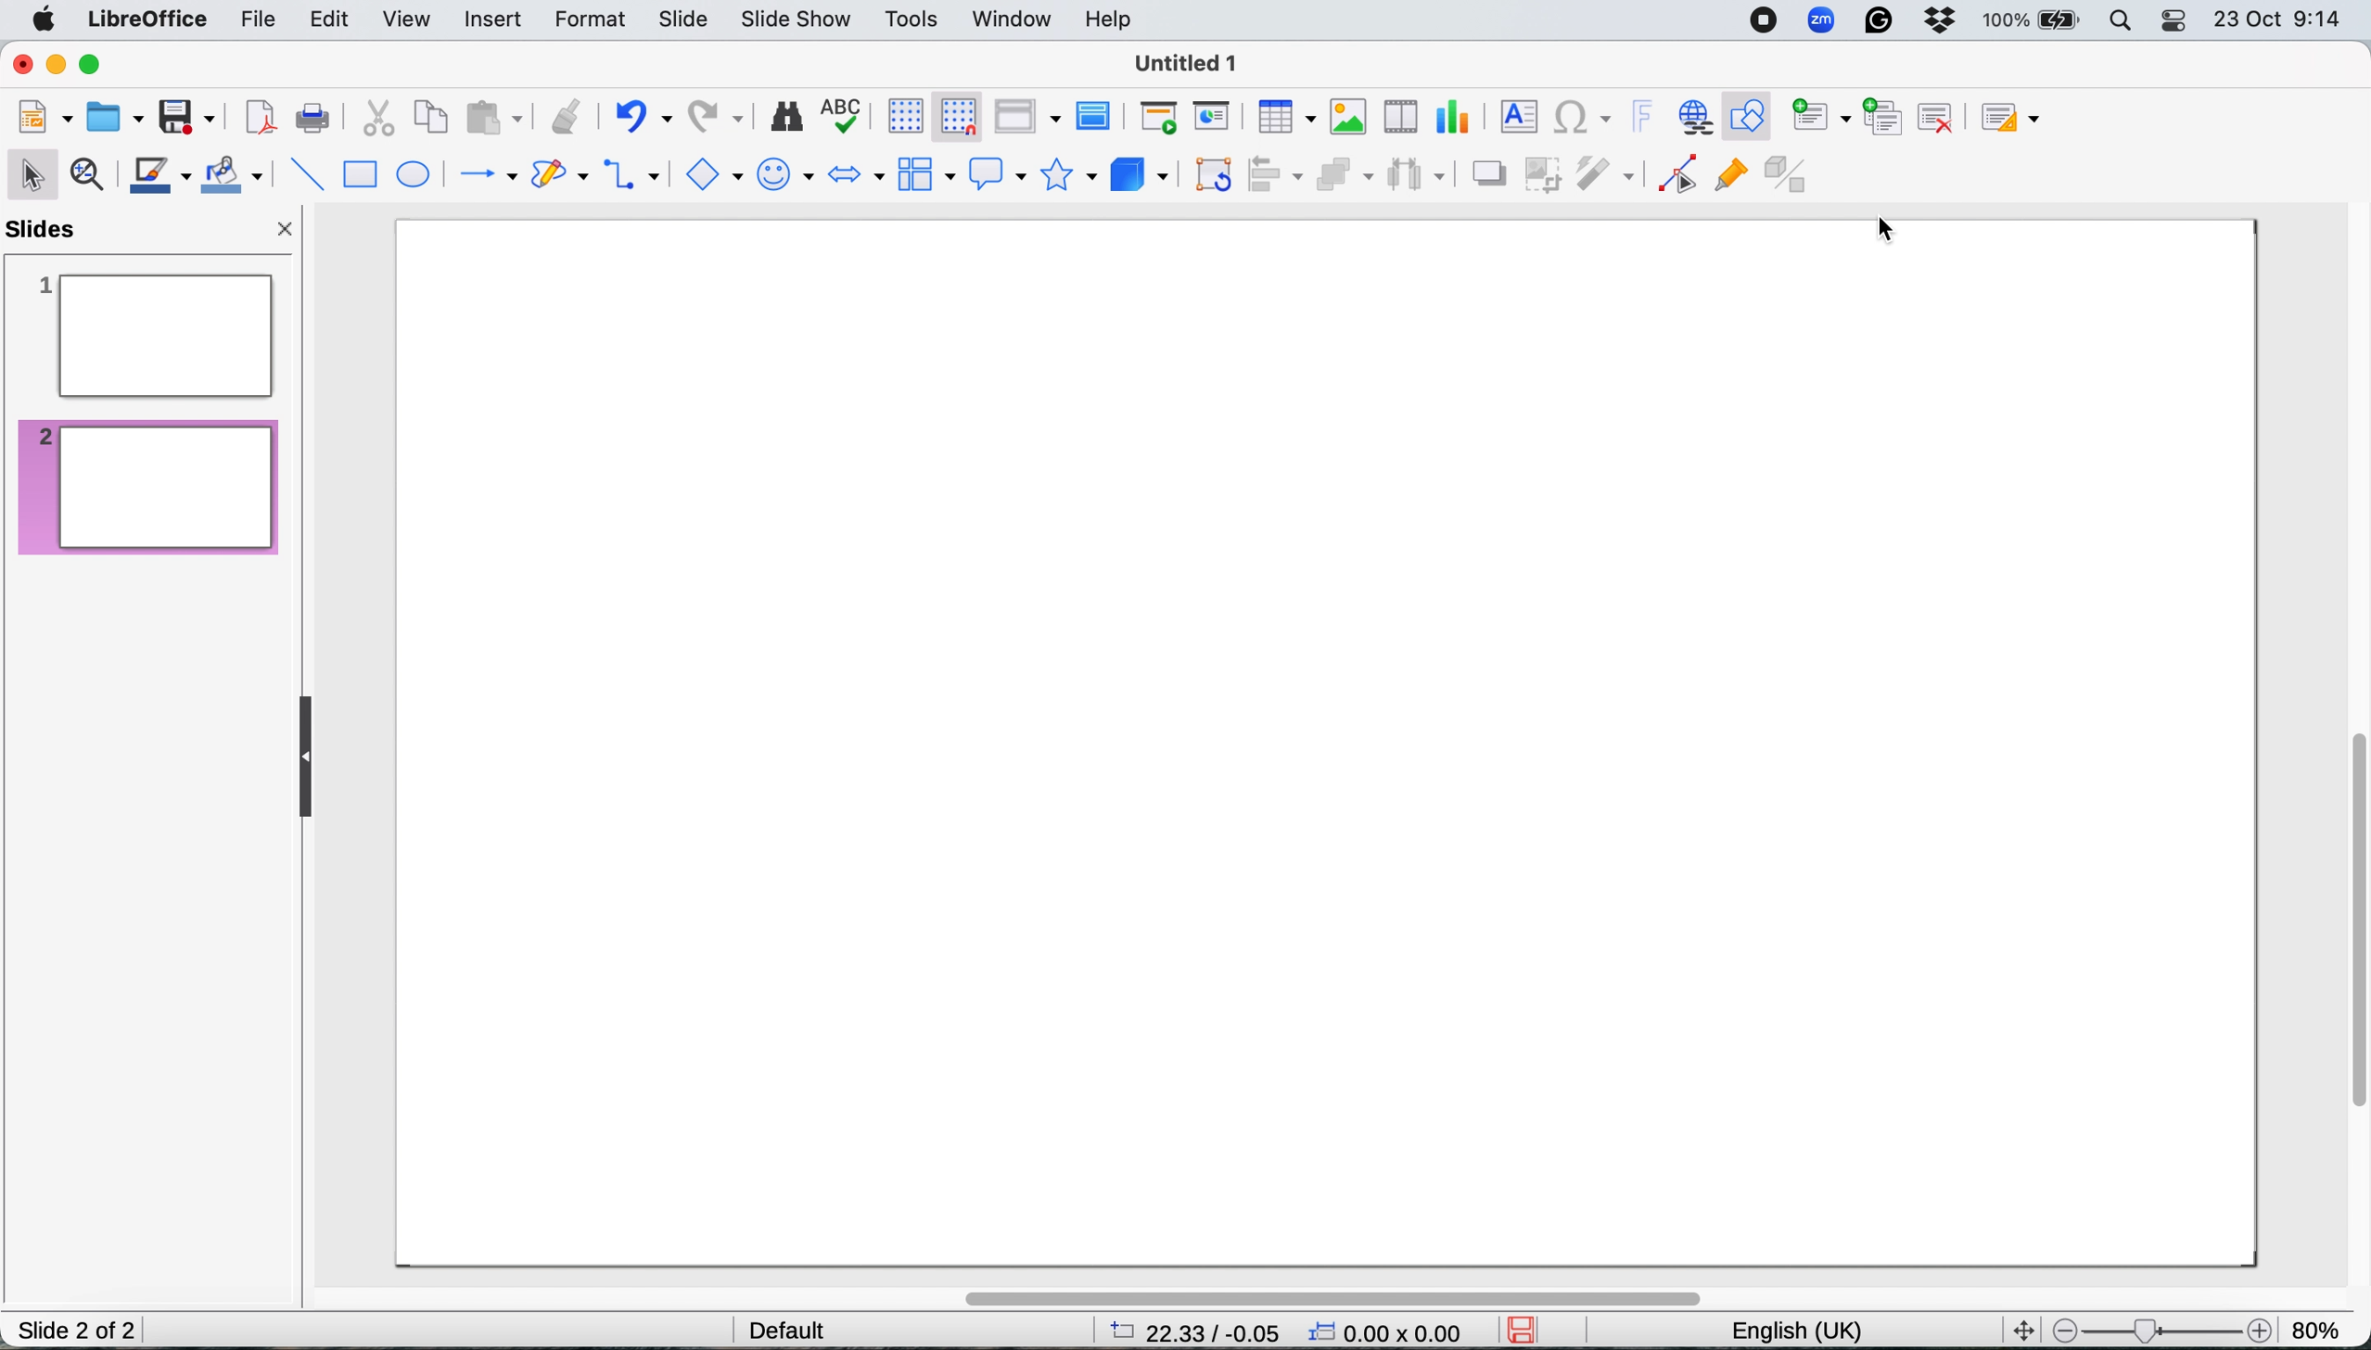 Image resolution: width=2371 pixels, height=1350 pixels. I want to click on insert table, so click(1287, 120).